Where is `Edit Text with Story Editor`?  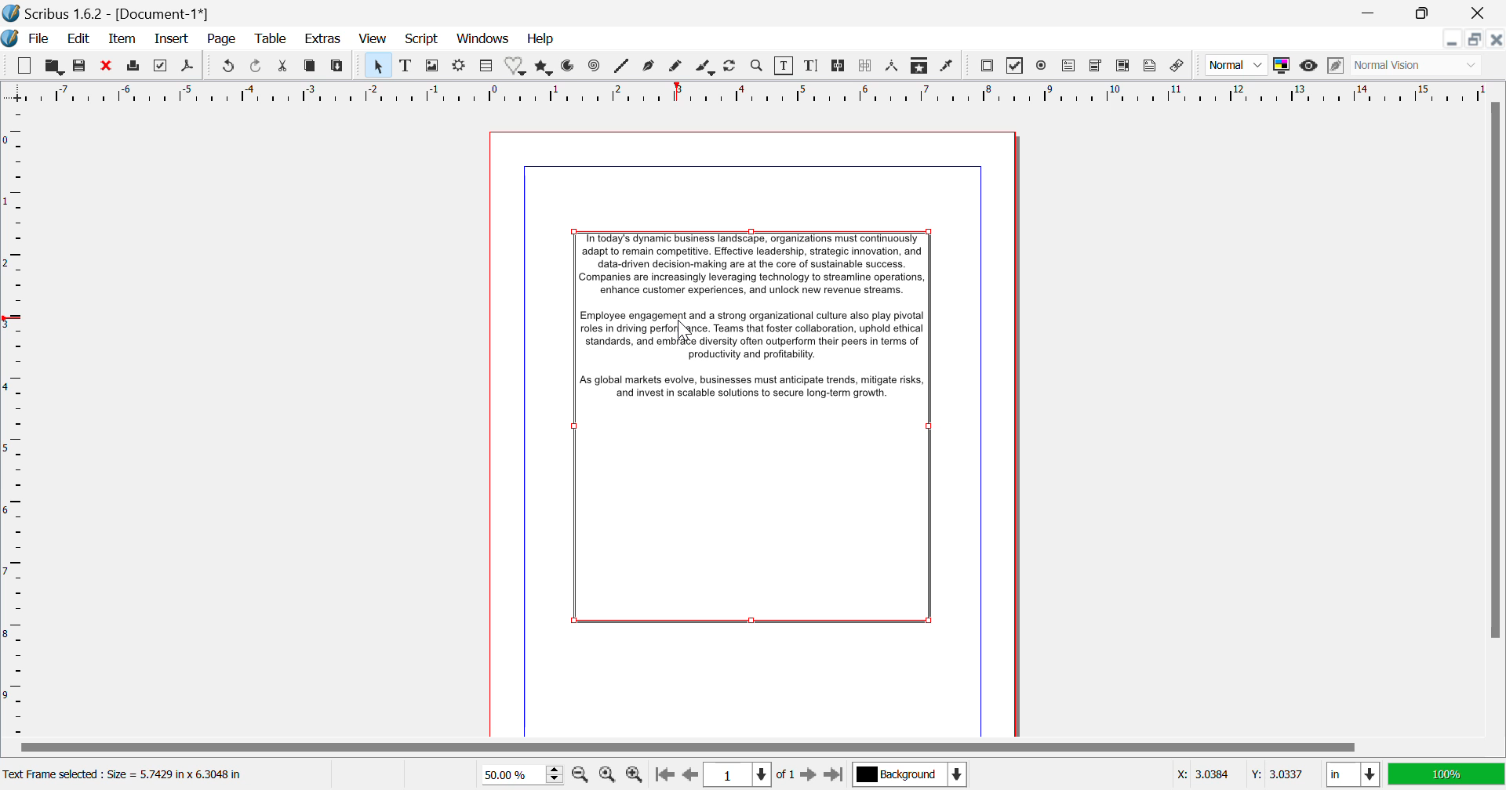 Edit Text with Story Editor is located at coordinates (813, 66).